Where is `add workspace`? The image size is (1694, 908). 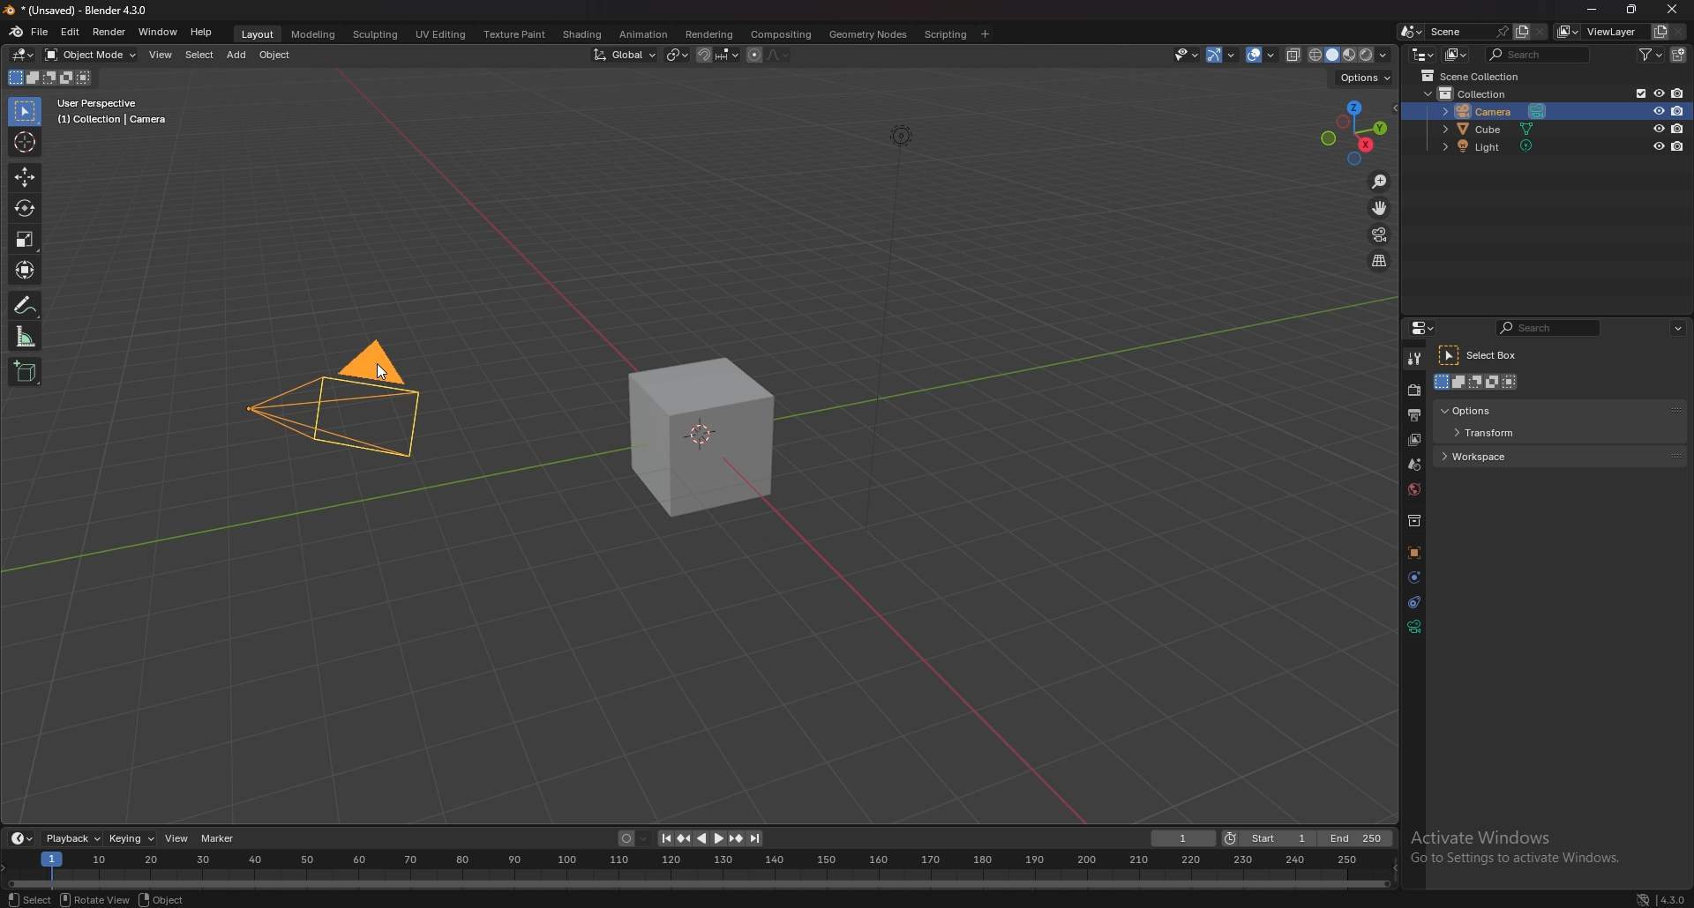 add workspace is located at coordinates (986, 33).